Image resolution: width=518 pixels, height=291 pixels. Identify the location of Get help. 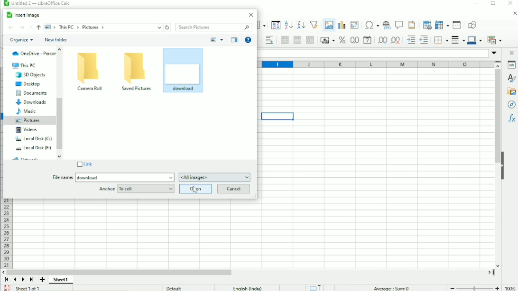
(248, 40).